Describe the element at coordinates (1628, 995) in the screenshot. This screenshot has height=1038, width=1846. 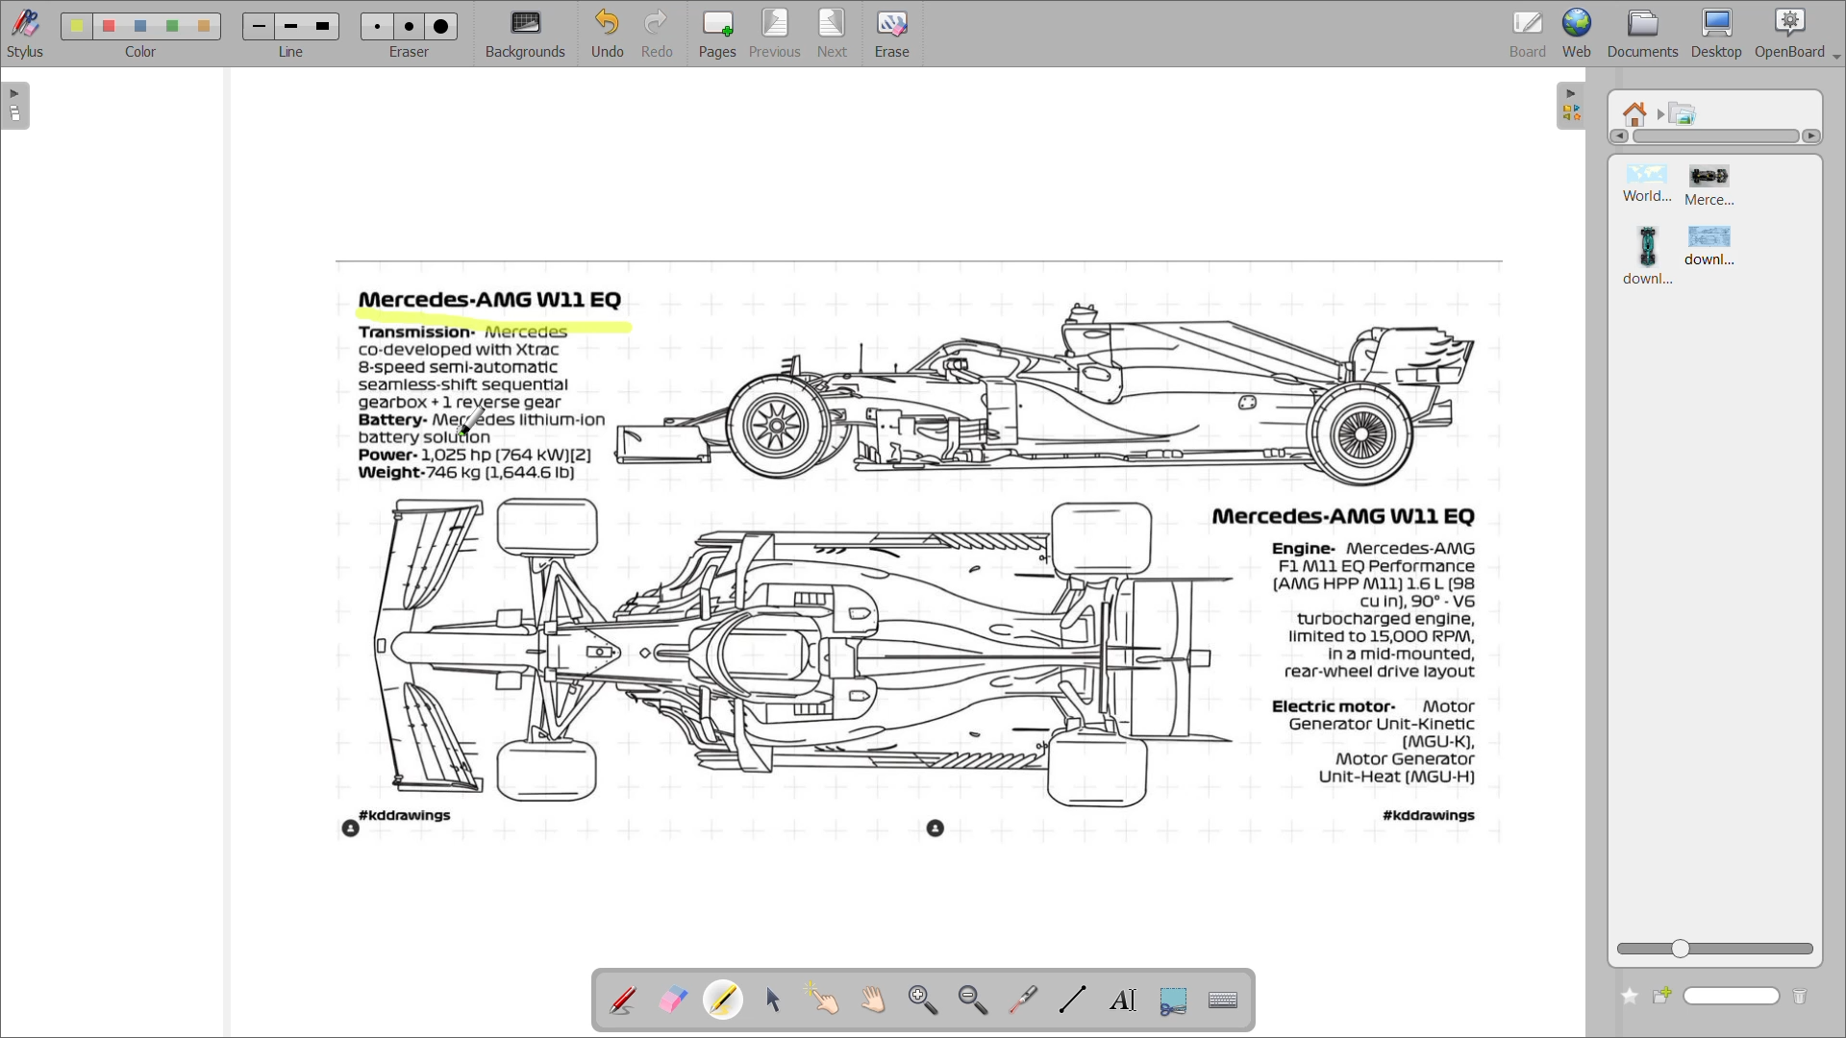
I see `add to favourites` at that location.